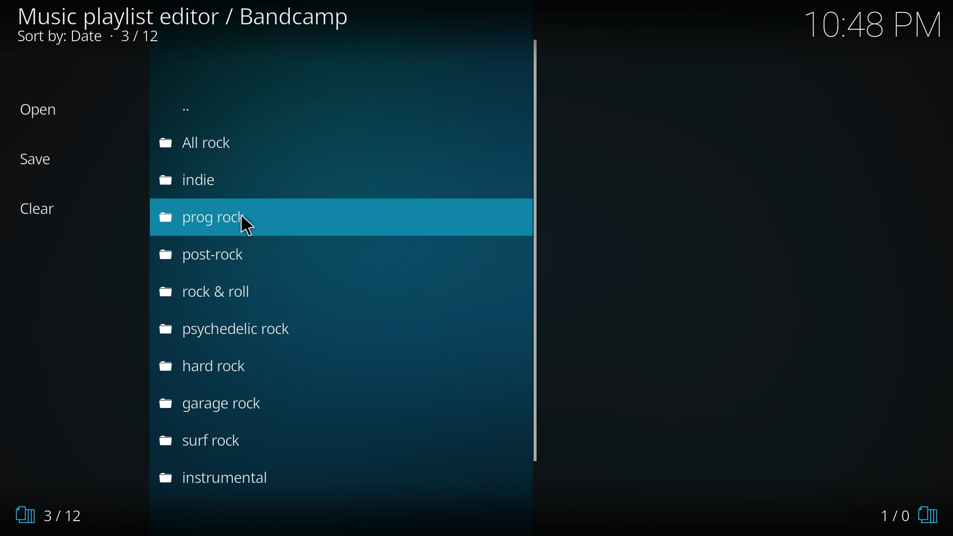 This screenshot has height=536, width=953. I want to click on 1/0, so click(906, 515).